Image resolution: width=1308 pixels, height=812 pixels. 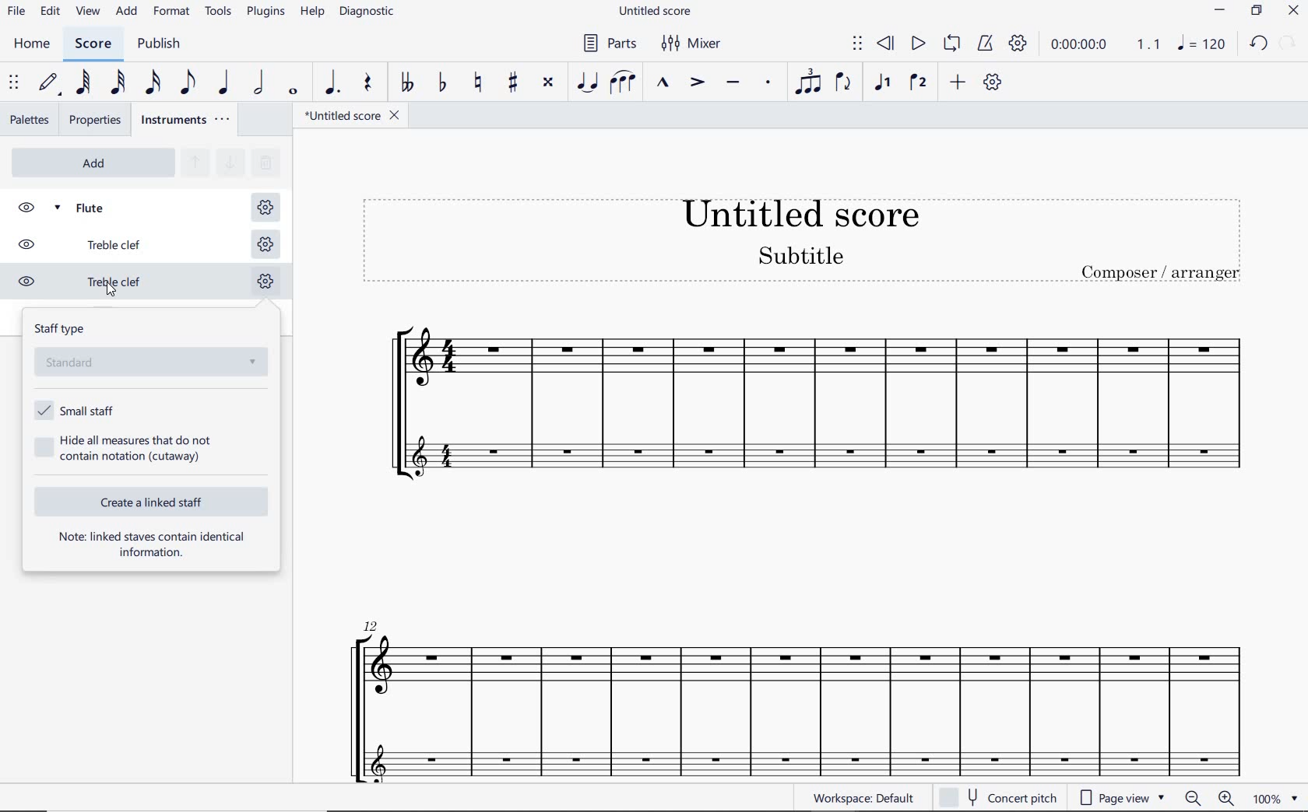 I want to click on Flute Instrument, so click(x=796, y=369).